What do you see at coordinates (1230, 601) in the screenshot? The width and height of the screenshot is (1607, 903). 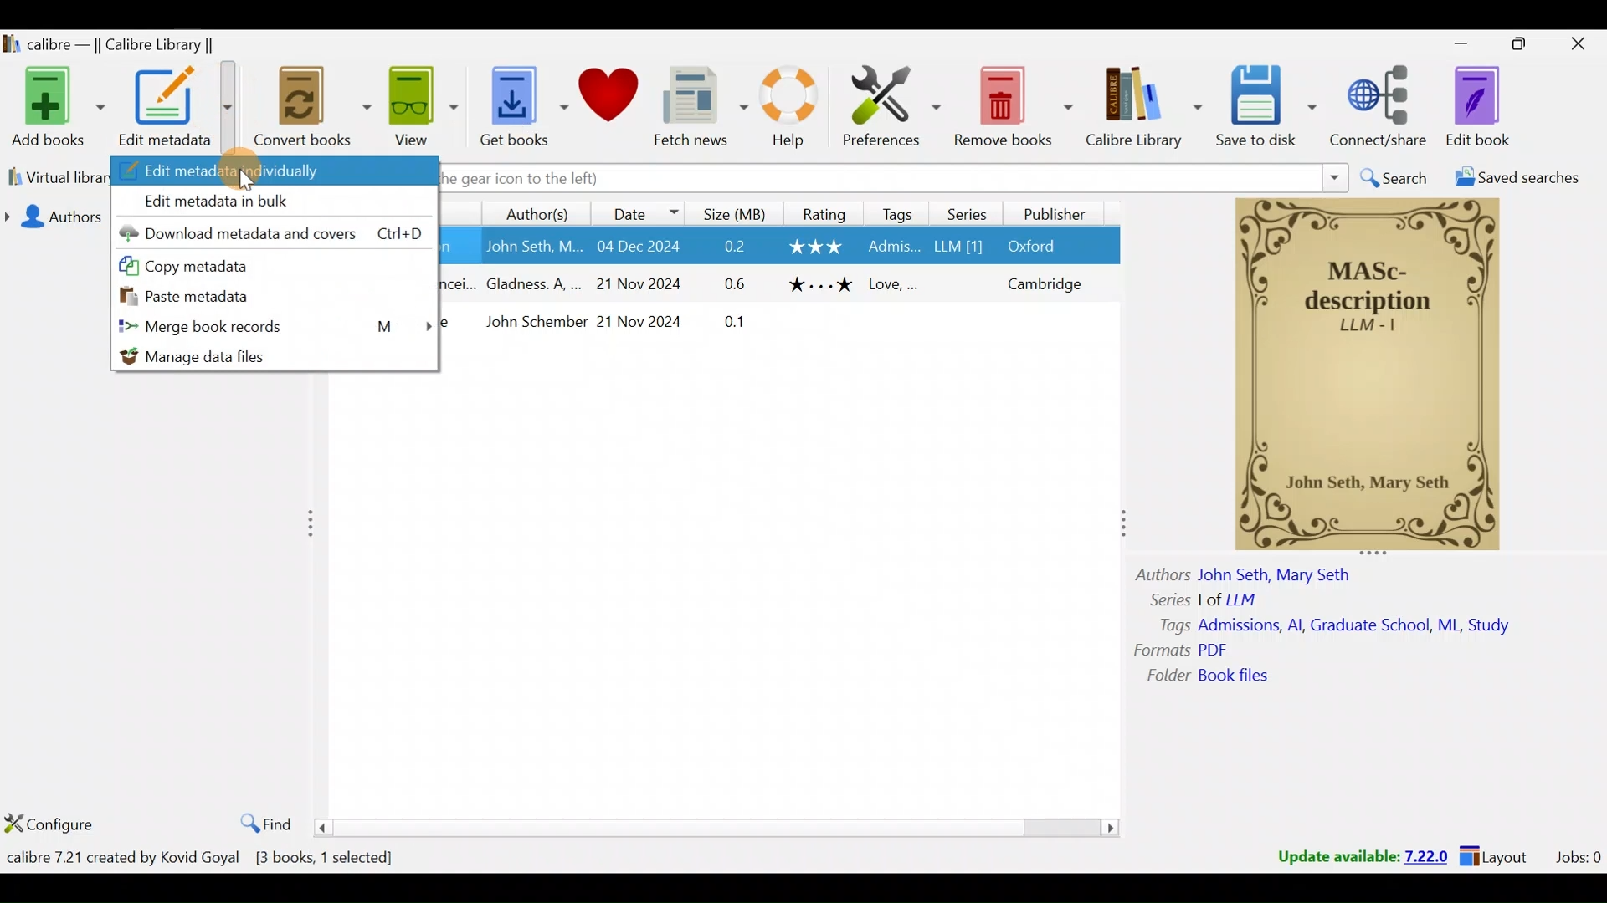 I see `` at bounding box center [1230, 601].